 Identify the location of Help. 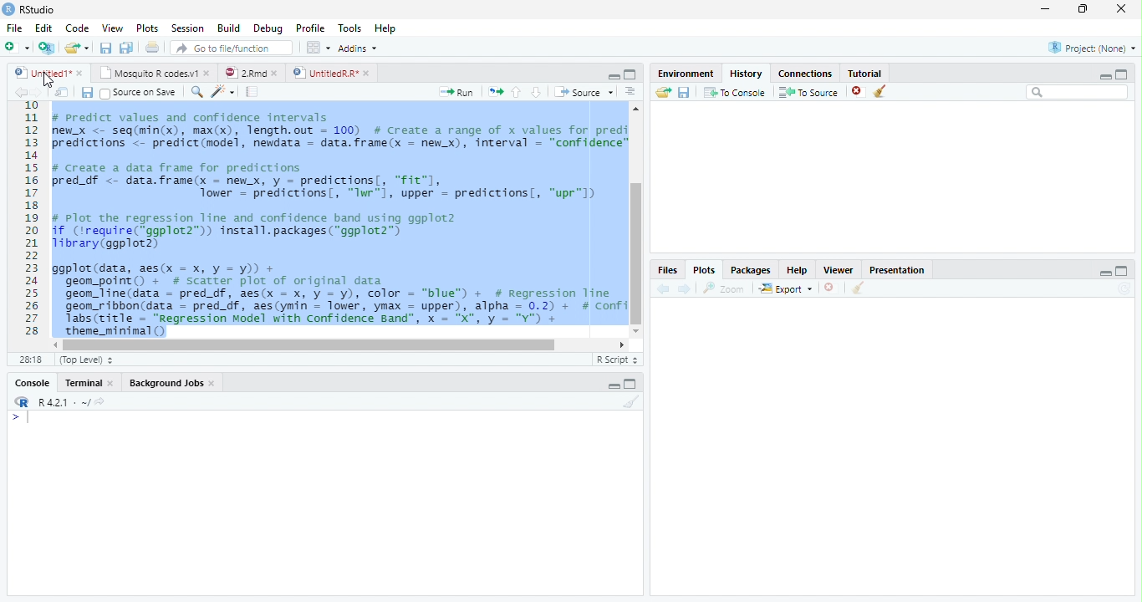
(386, 29).